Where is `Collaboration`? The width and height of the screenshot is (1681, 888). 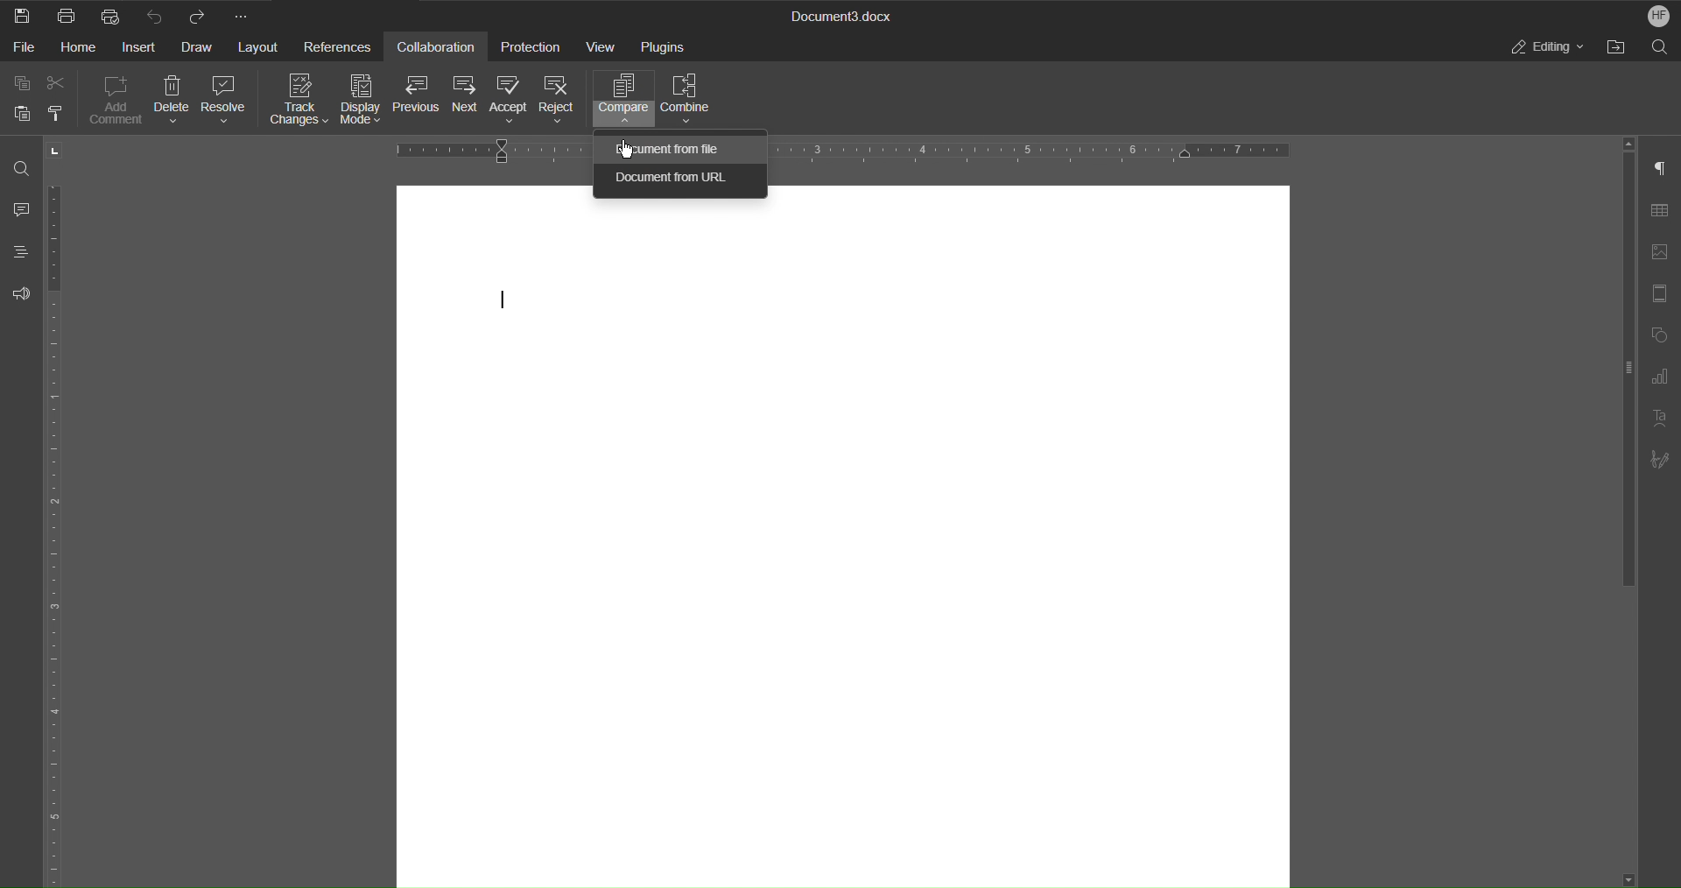 Collaboration is located at coordinates (440, 46).